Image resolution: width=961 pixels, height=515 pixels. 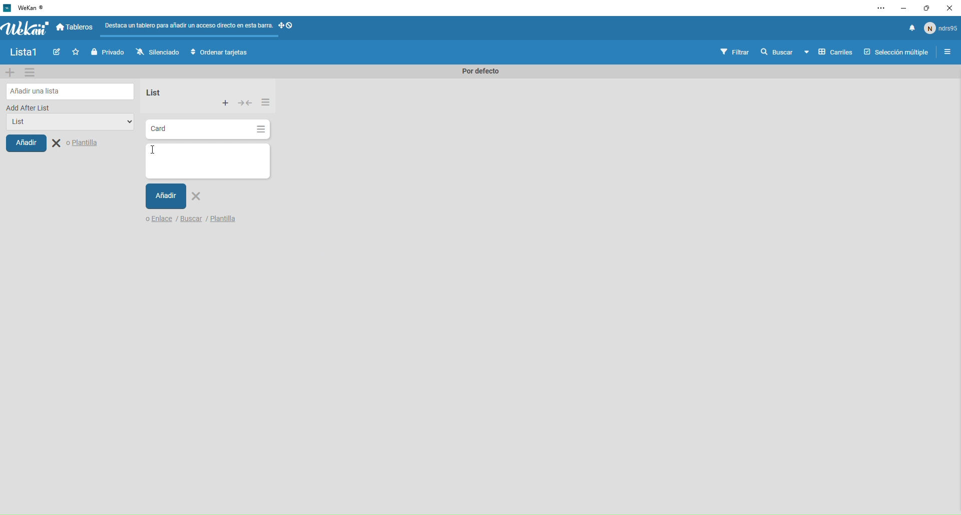 What do you see at coordinates (261, 130) in the screenshot?
I see `card options` at bounding box center [261, 130].